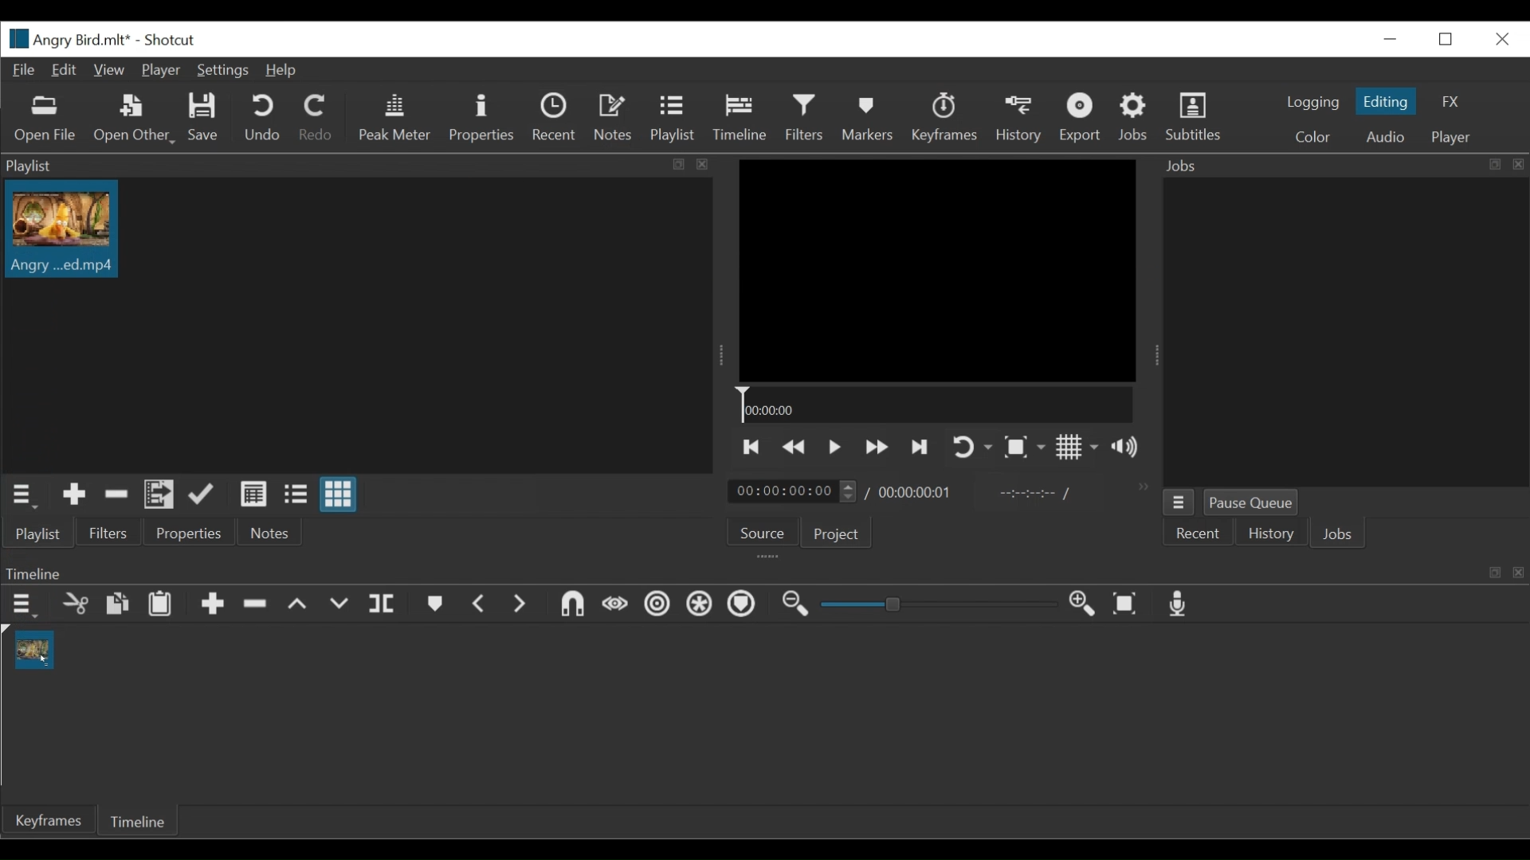 The height and width of the screenshot is (860, 1530). What do you see at coordinates (1446, 40) in the screenshot?
I see `Restore` at bounding box center [1446, 40].